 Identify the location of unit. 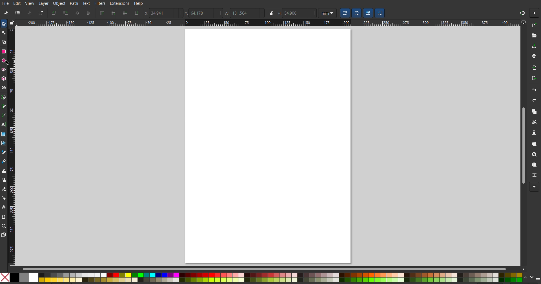
(327, 13).